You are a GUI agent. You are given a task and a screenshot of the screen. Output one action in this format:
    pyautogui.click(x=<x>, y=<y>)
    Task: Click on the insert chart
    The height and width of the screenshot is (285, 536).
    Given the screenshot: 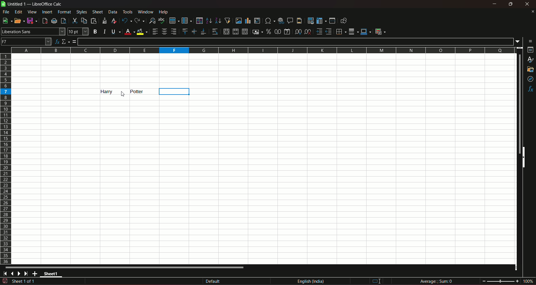 What is the action you would take?
    pyautogui.click(x=248, y=21)
    